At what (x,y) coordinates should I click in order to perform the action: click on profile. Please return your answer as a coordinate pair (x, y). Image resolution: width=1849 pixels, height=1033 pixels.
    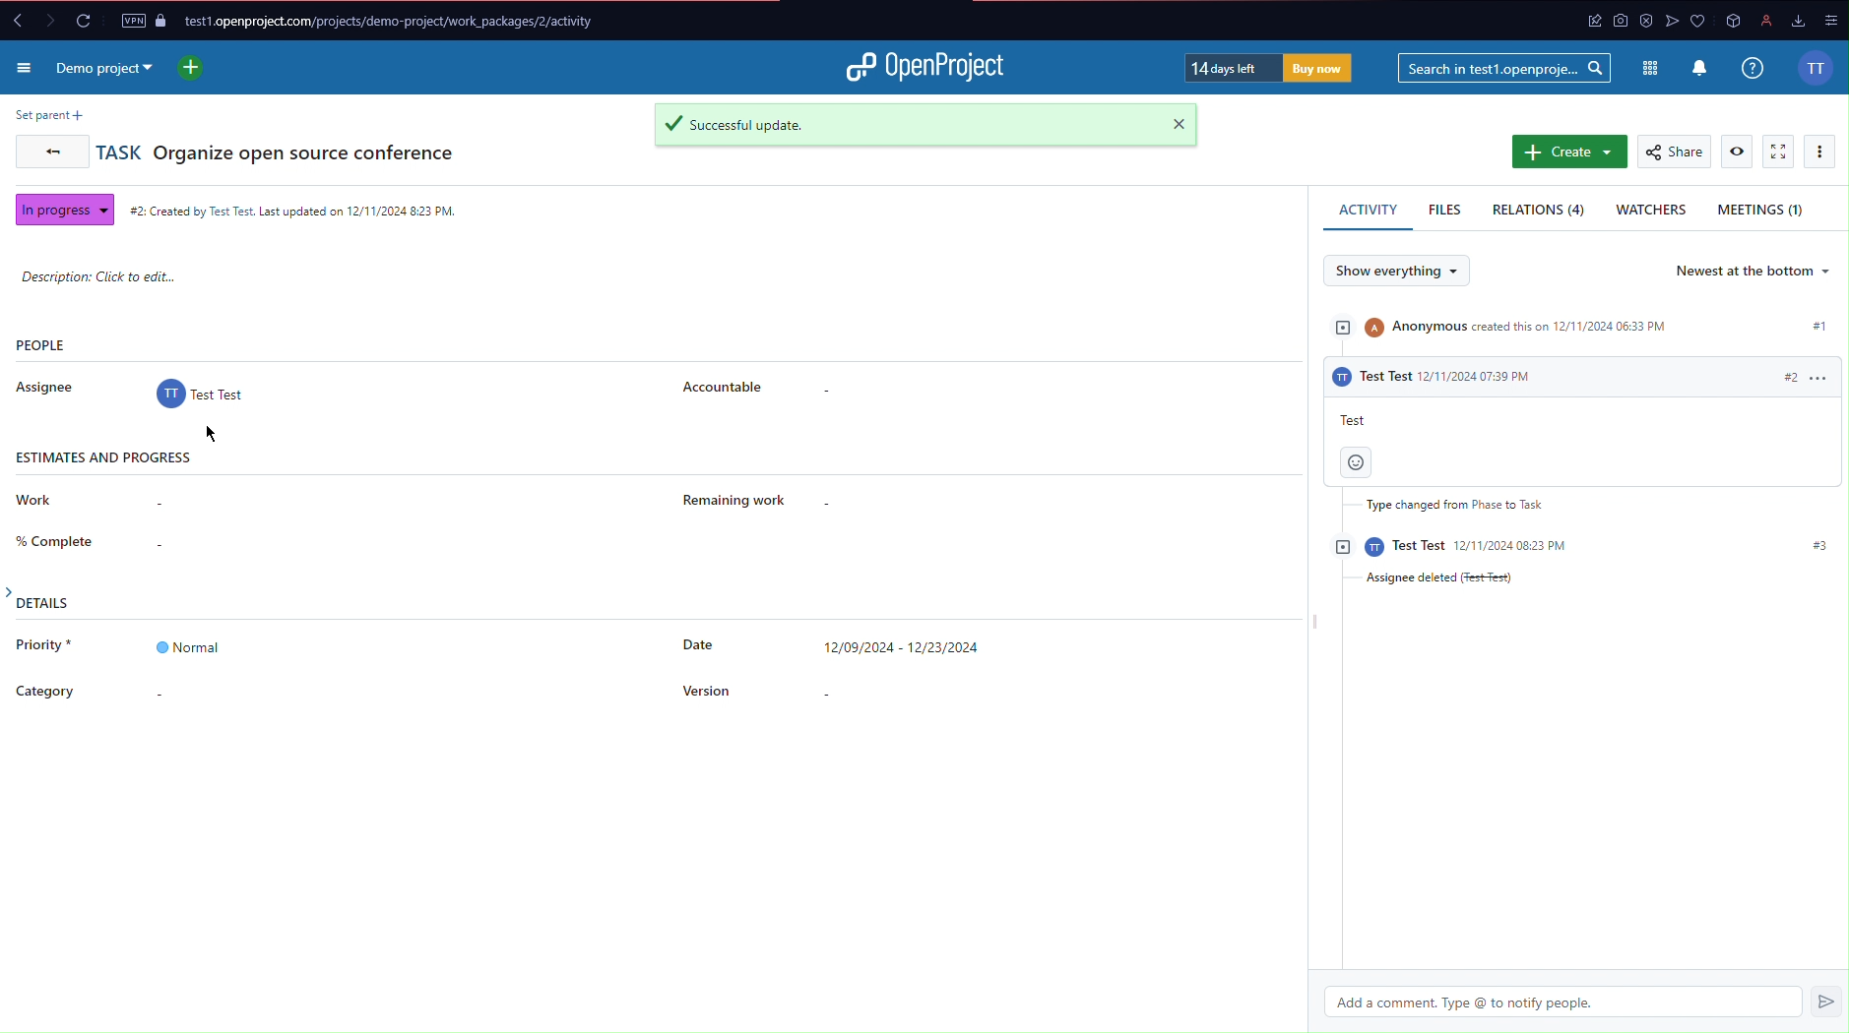
    Looking at the image, I should click on (1766, 21).